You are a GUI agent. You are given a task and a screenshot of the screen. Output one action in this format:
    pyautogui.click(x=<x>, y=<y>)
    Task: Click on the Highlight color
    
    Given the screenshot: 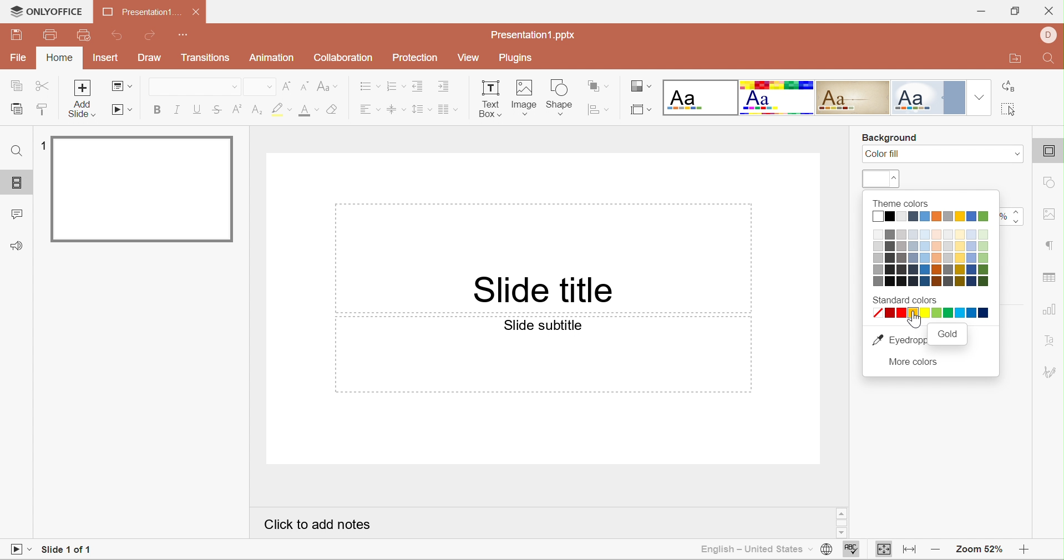 What is the action you would take?
    pyautogui.click(x=282, y=110)
    